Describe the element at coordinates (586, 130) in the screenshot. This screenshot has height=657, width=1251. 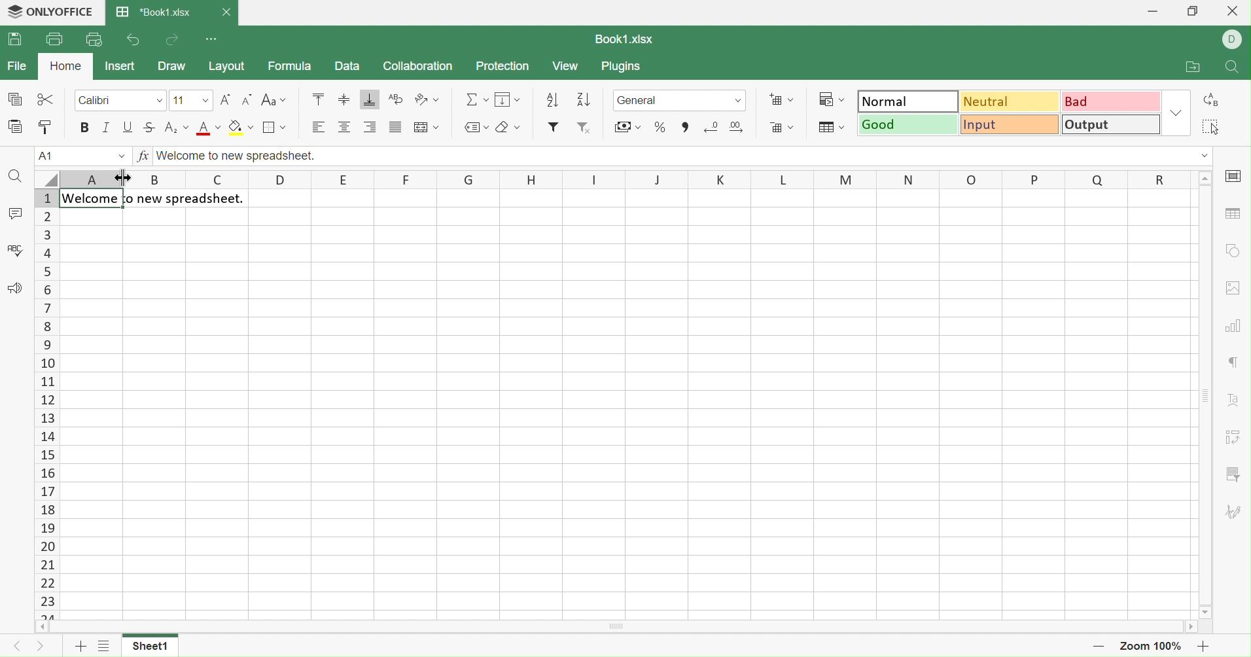
I see `Remove style` at that location.